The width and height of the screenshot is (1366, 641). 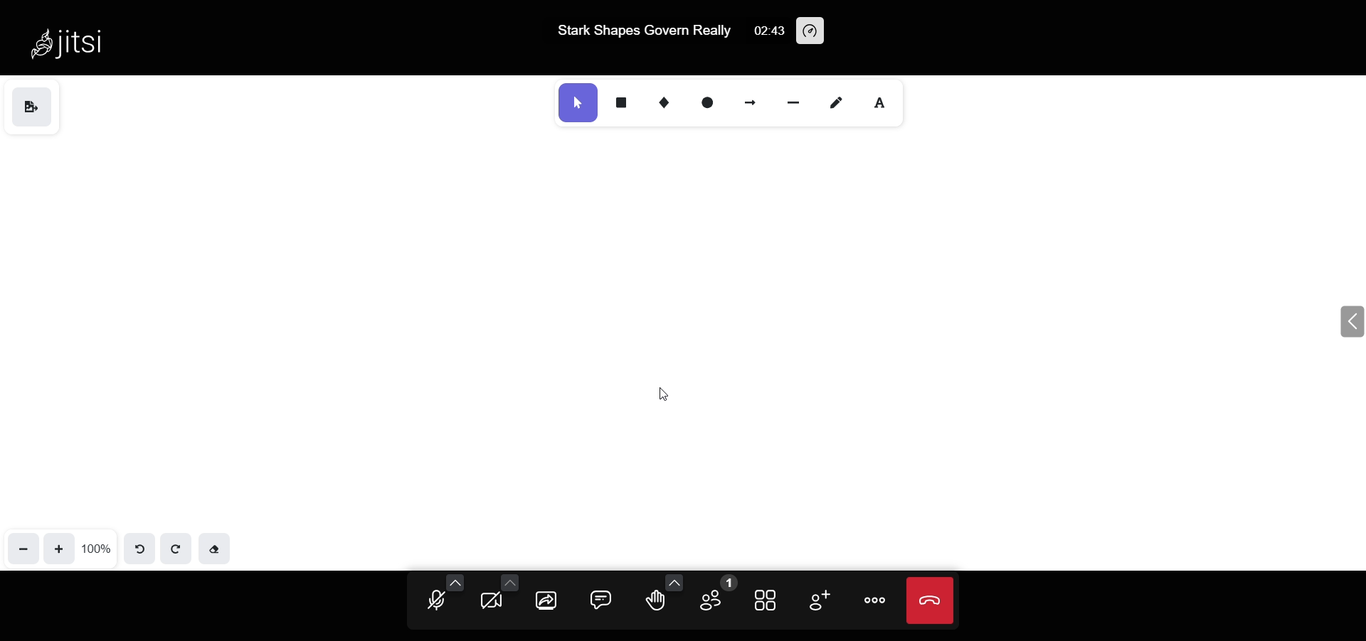 What do you see at coordinates (24, 547) in the screenshot?
I see `zoom out` at bounding box center [24, 547].